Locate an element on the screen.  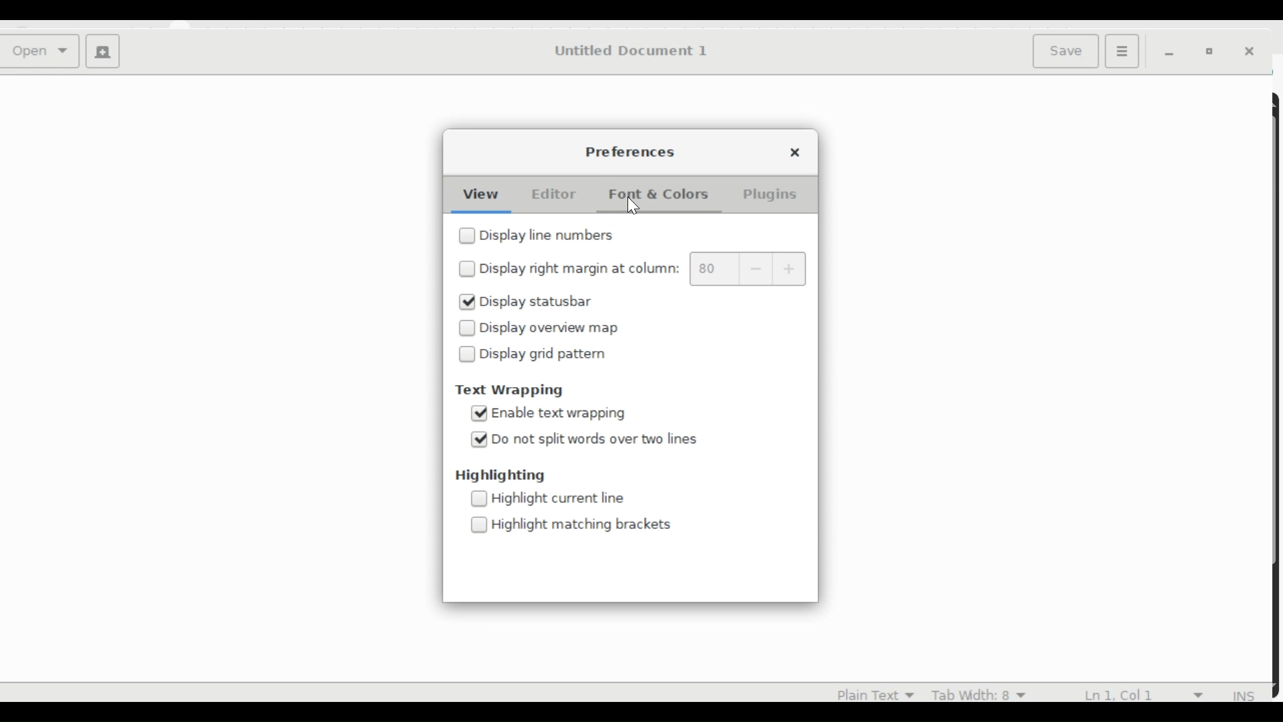
Untitled Document 1 is located at coordinates (629, 51).